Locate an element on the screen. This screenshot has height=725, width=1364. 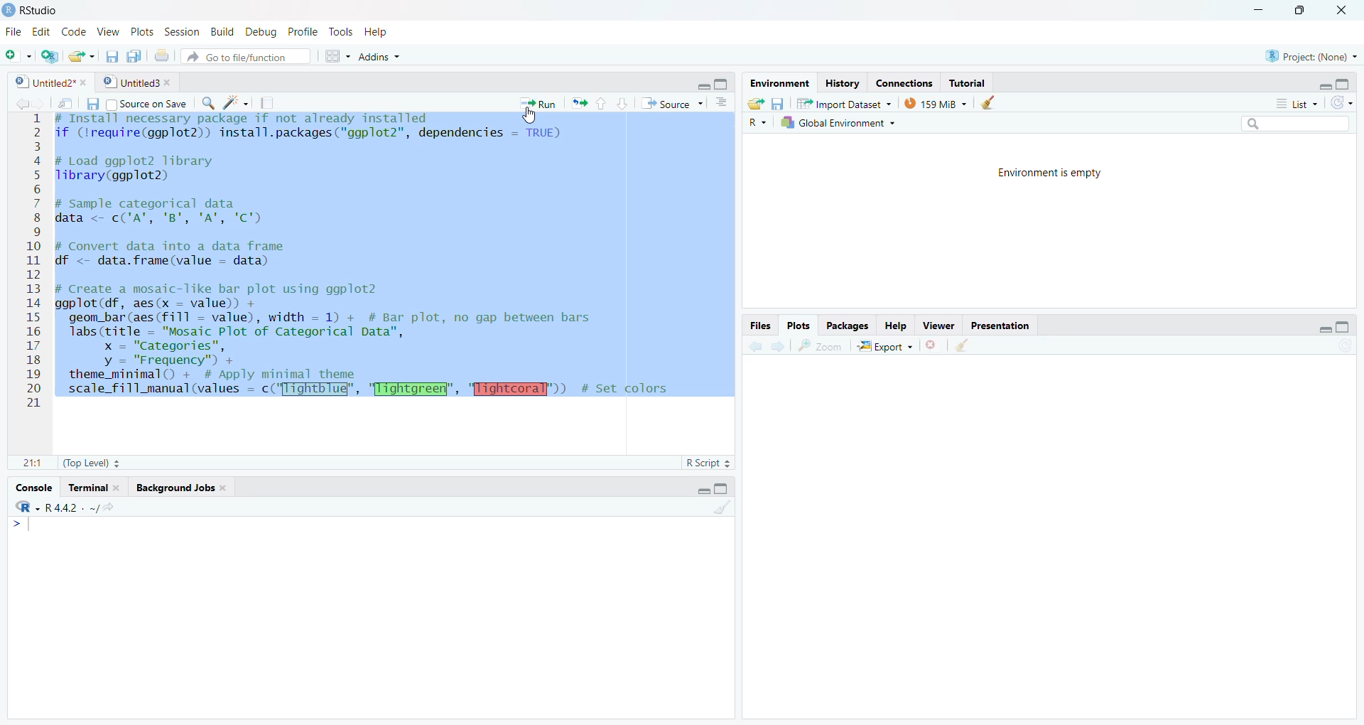
Background Jobs is located at coordinates (180, 488).